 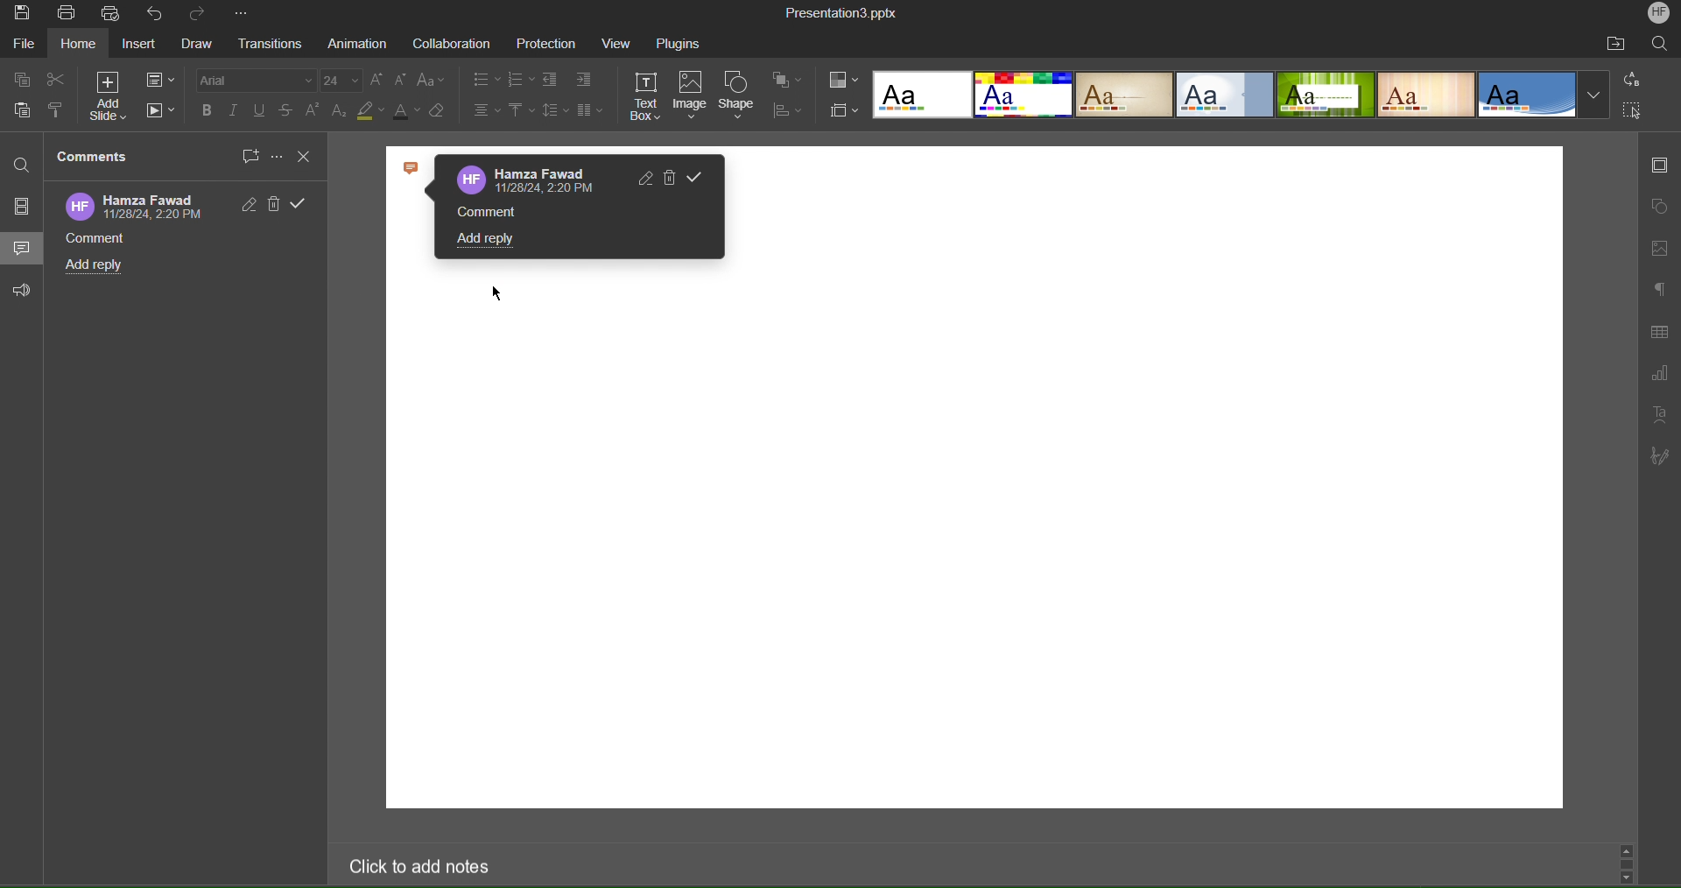 What do you see at coordinates (112, 15) in the screenshot?
I see `Quick Print` at bounding box center [112, 15].